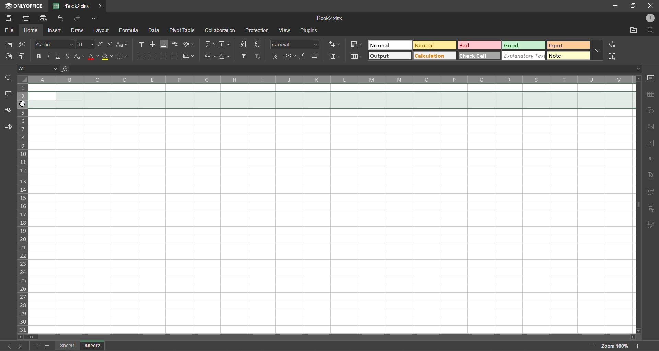 This screenshot has height=351, width=659. What do you see at coordinates (651, 224) in the screenshot?
I see `signature` at bounding box center [651, 224].